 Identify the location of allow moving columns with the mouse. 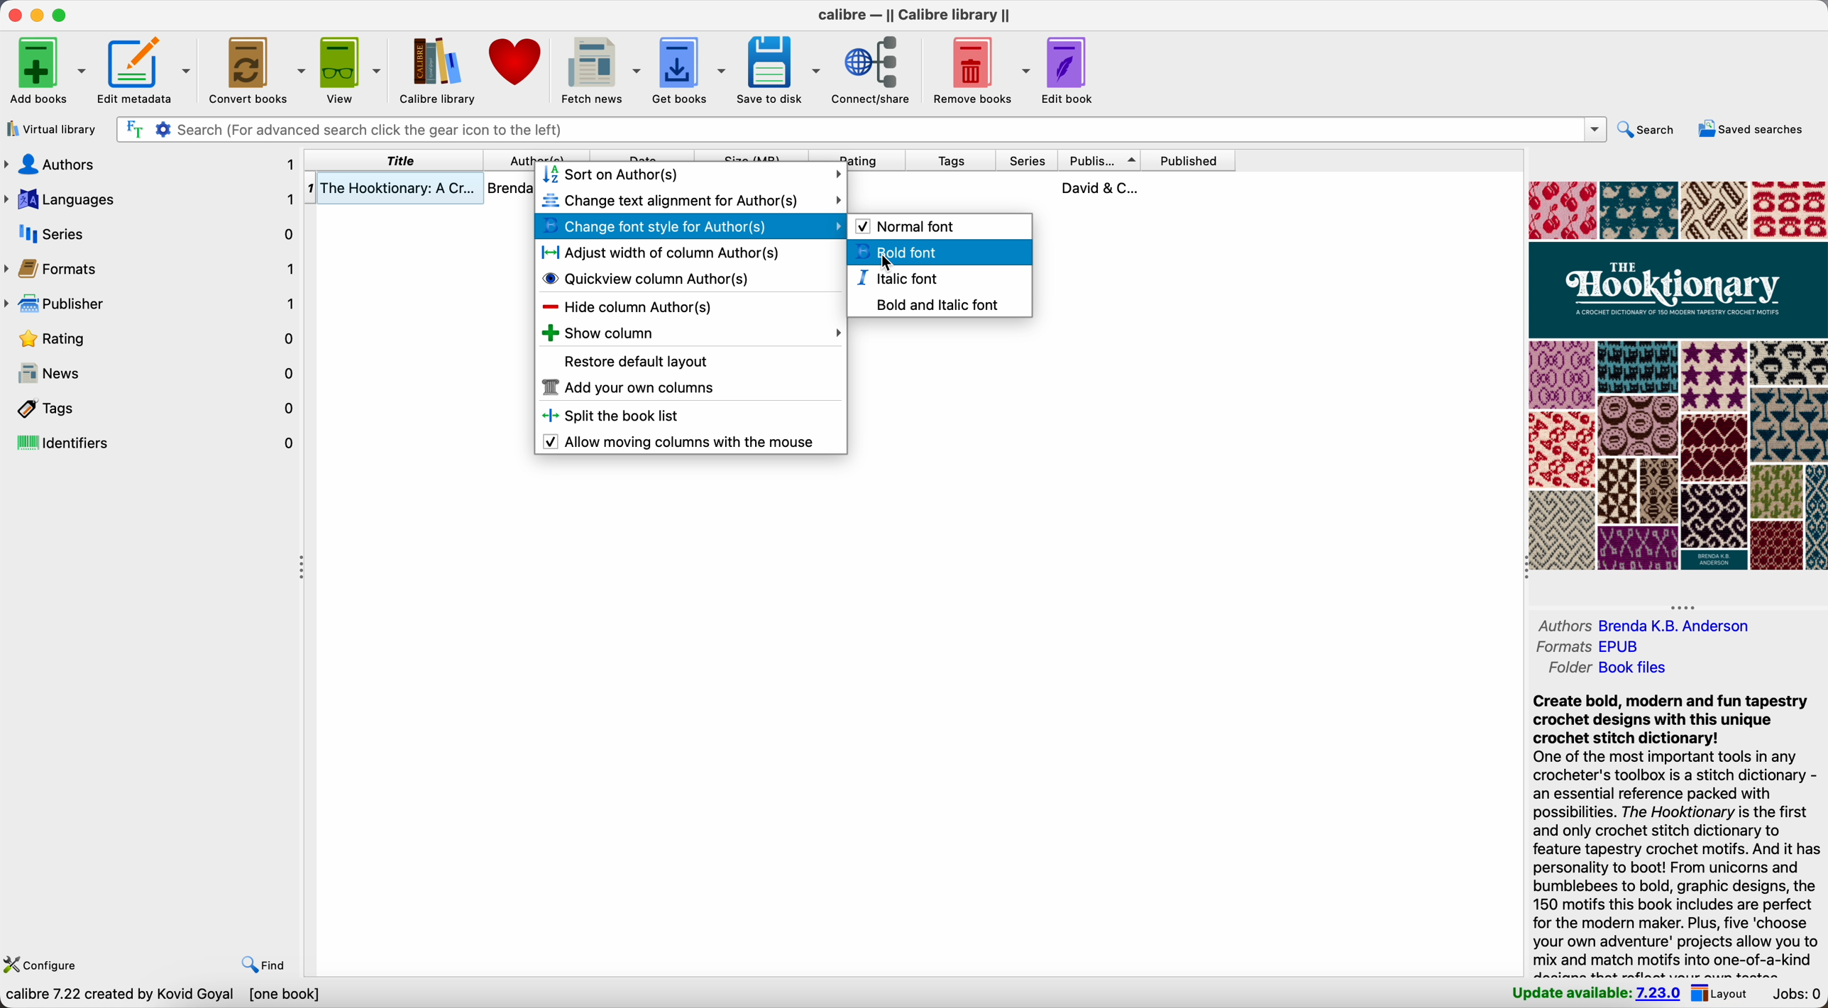
(683, 442).